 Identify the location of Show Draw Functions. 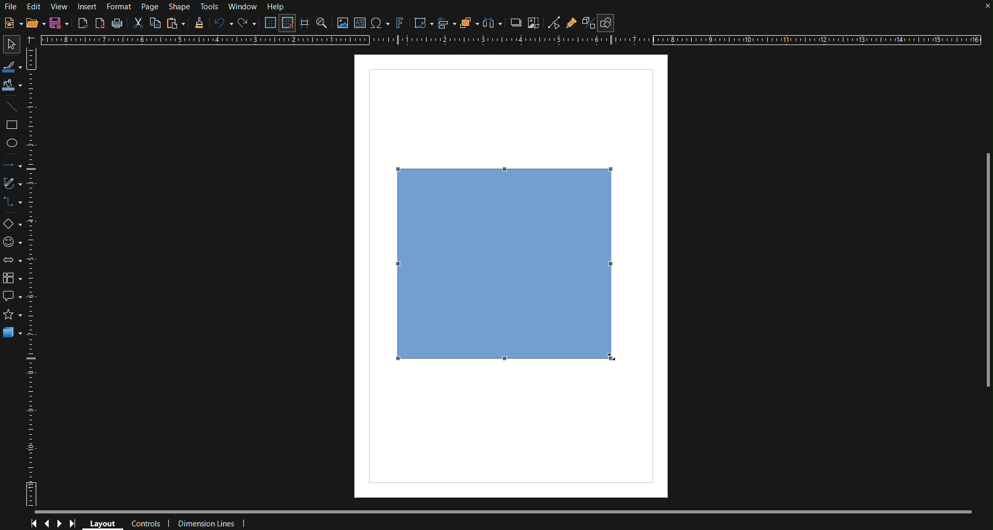
(606, 23).